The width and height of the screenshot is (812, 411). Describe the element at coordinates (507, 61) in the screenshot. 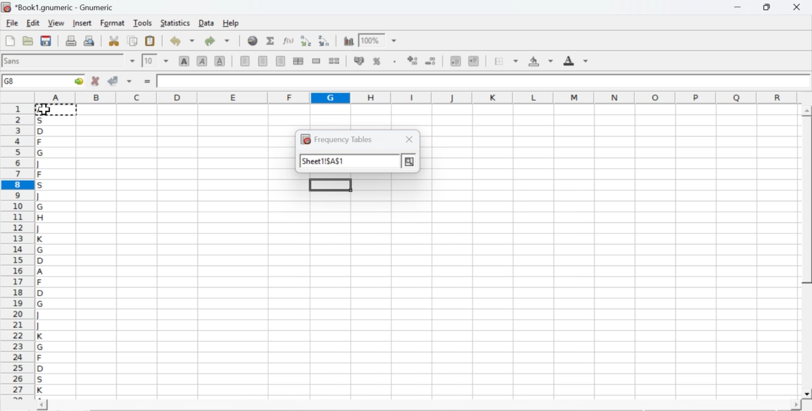

I see `borders` at that location.